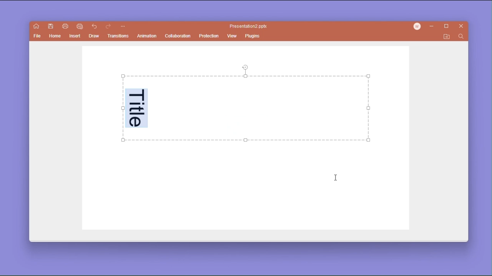  What do you see at coordinates (51, 26) in the screenshot?
I see `save` at bounding box center [51, 26].